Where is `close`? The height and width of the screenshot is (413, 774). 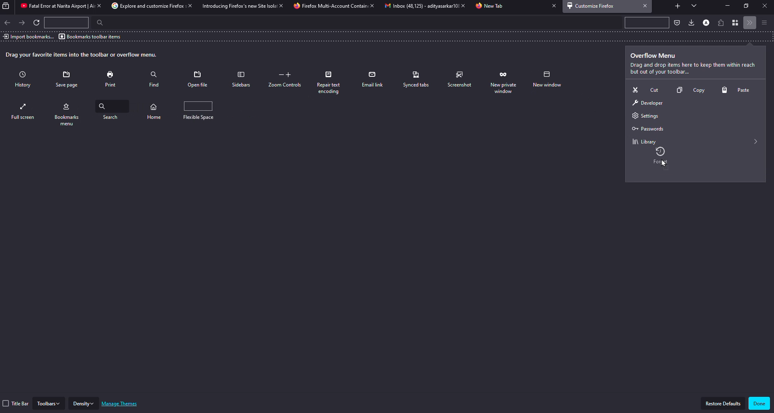 close is located at coordinates (764, 6).